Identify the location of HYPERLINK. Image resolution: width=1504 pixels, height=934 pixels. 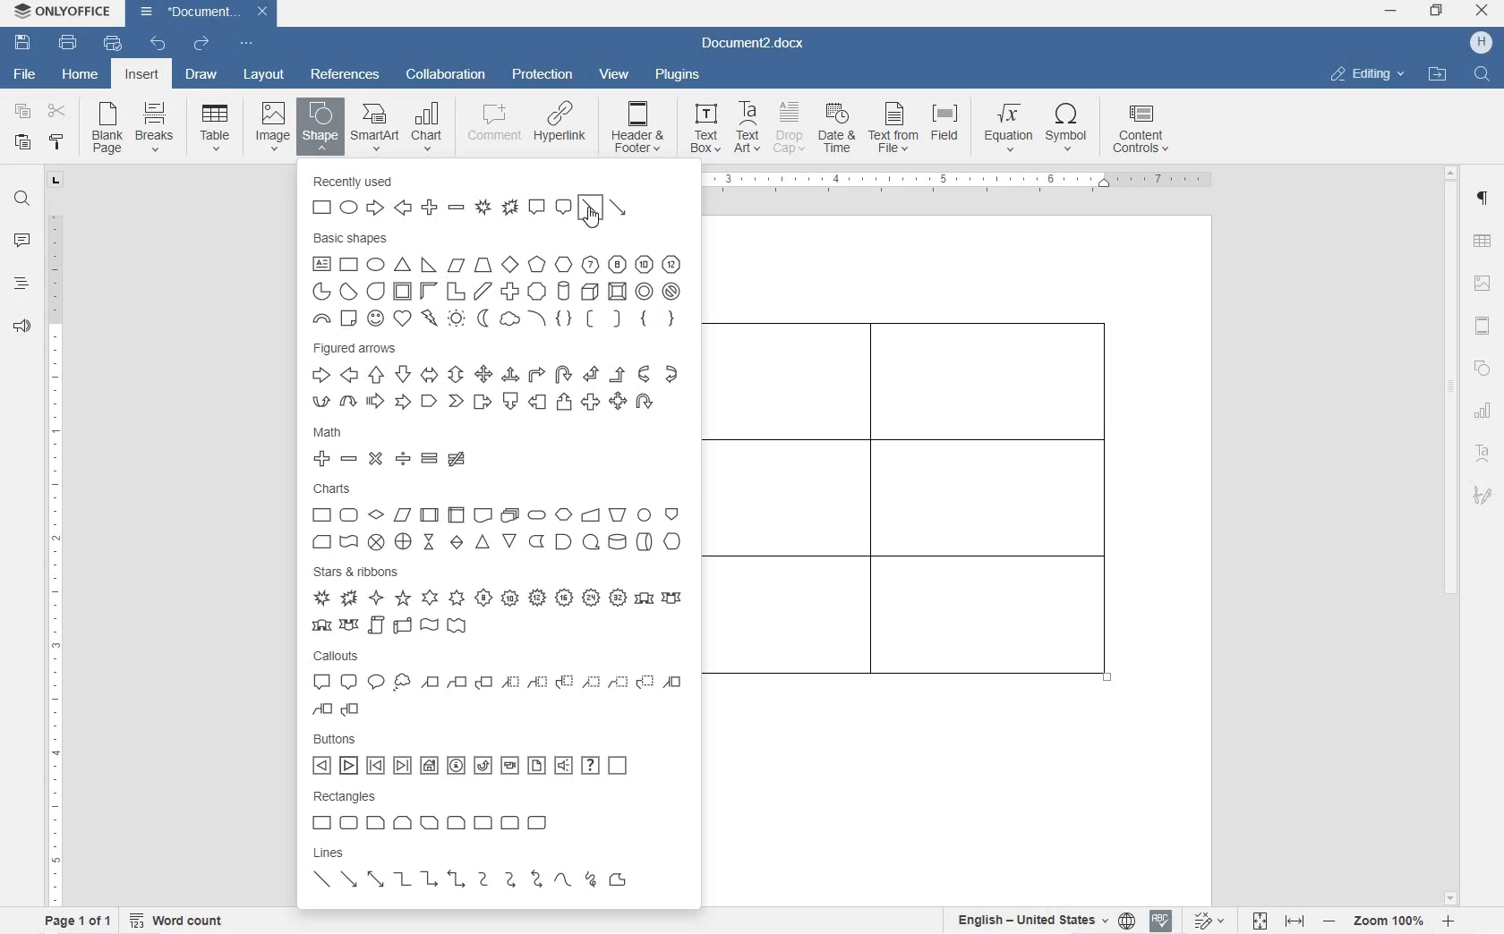
(560, 128).